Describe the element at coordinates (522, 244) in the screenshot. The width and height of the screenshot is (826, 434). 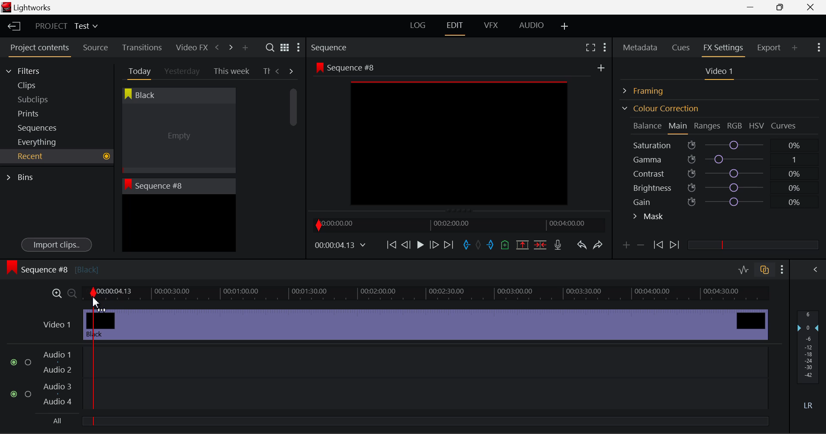
I see `Remove marked section` at that location.